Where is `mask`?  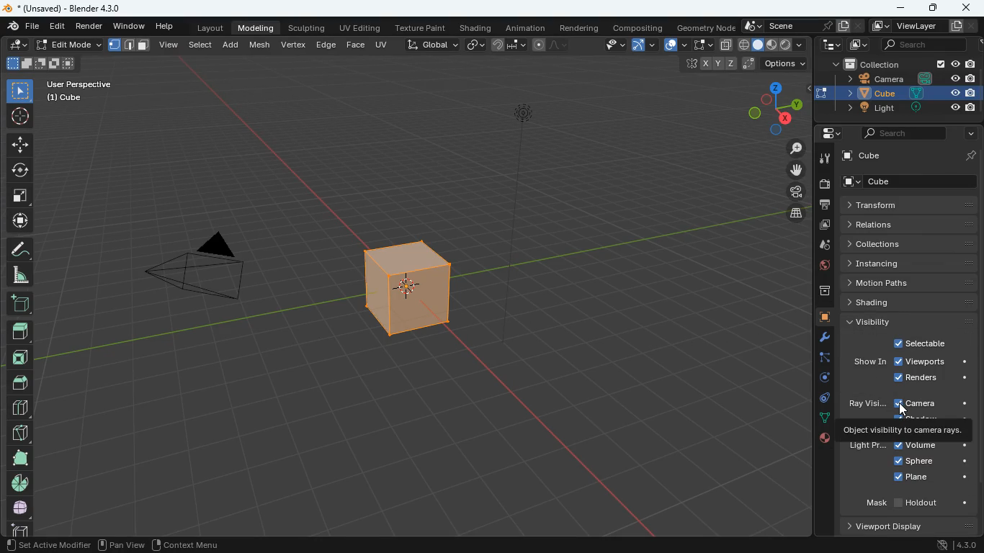
mask is located at coordinates (916, 502).